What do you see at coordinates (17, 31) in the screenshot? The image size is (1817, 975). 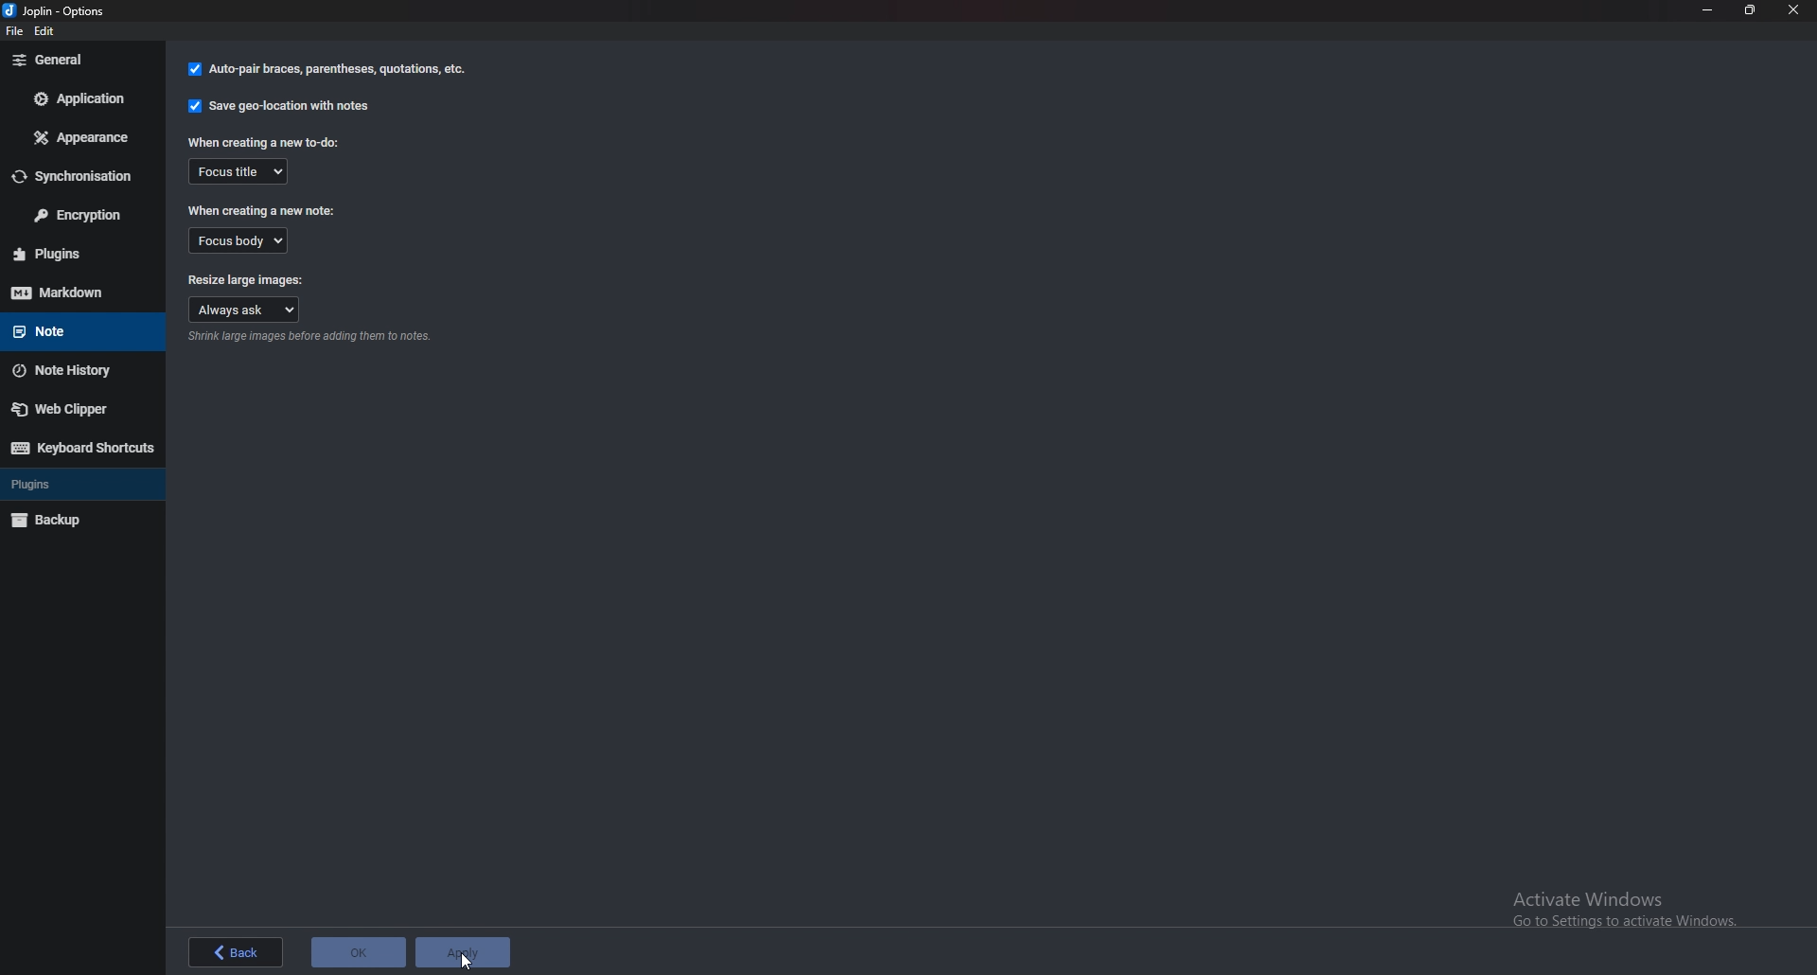 I see `file` at bounding box center [17, 31].